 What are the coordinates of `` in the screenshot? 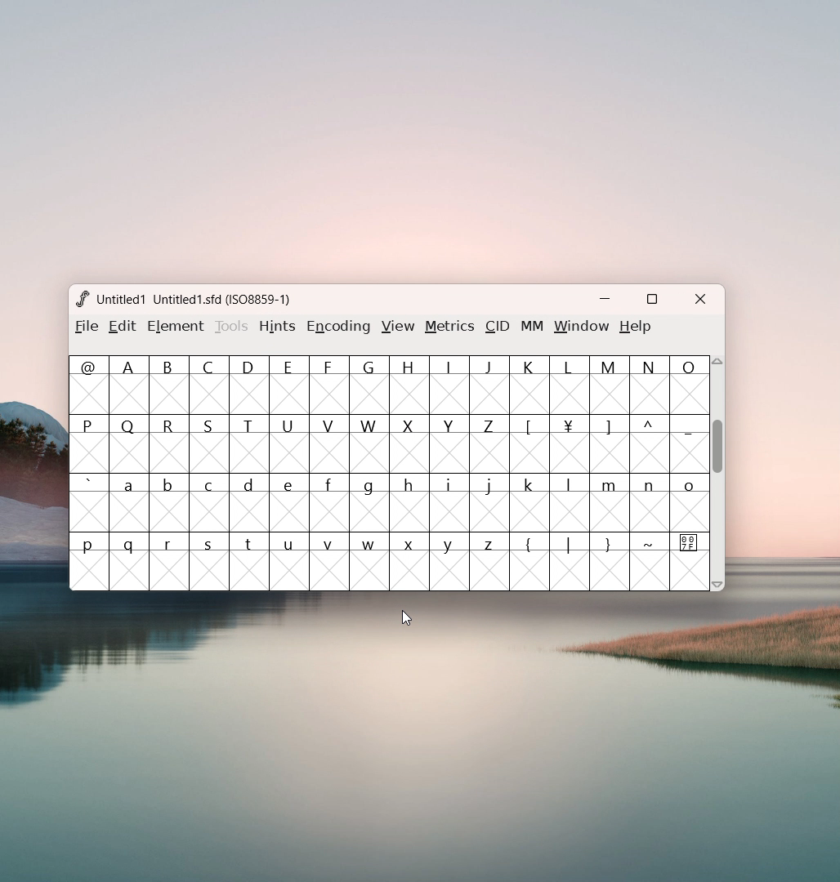 It's located at (250, 385).